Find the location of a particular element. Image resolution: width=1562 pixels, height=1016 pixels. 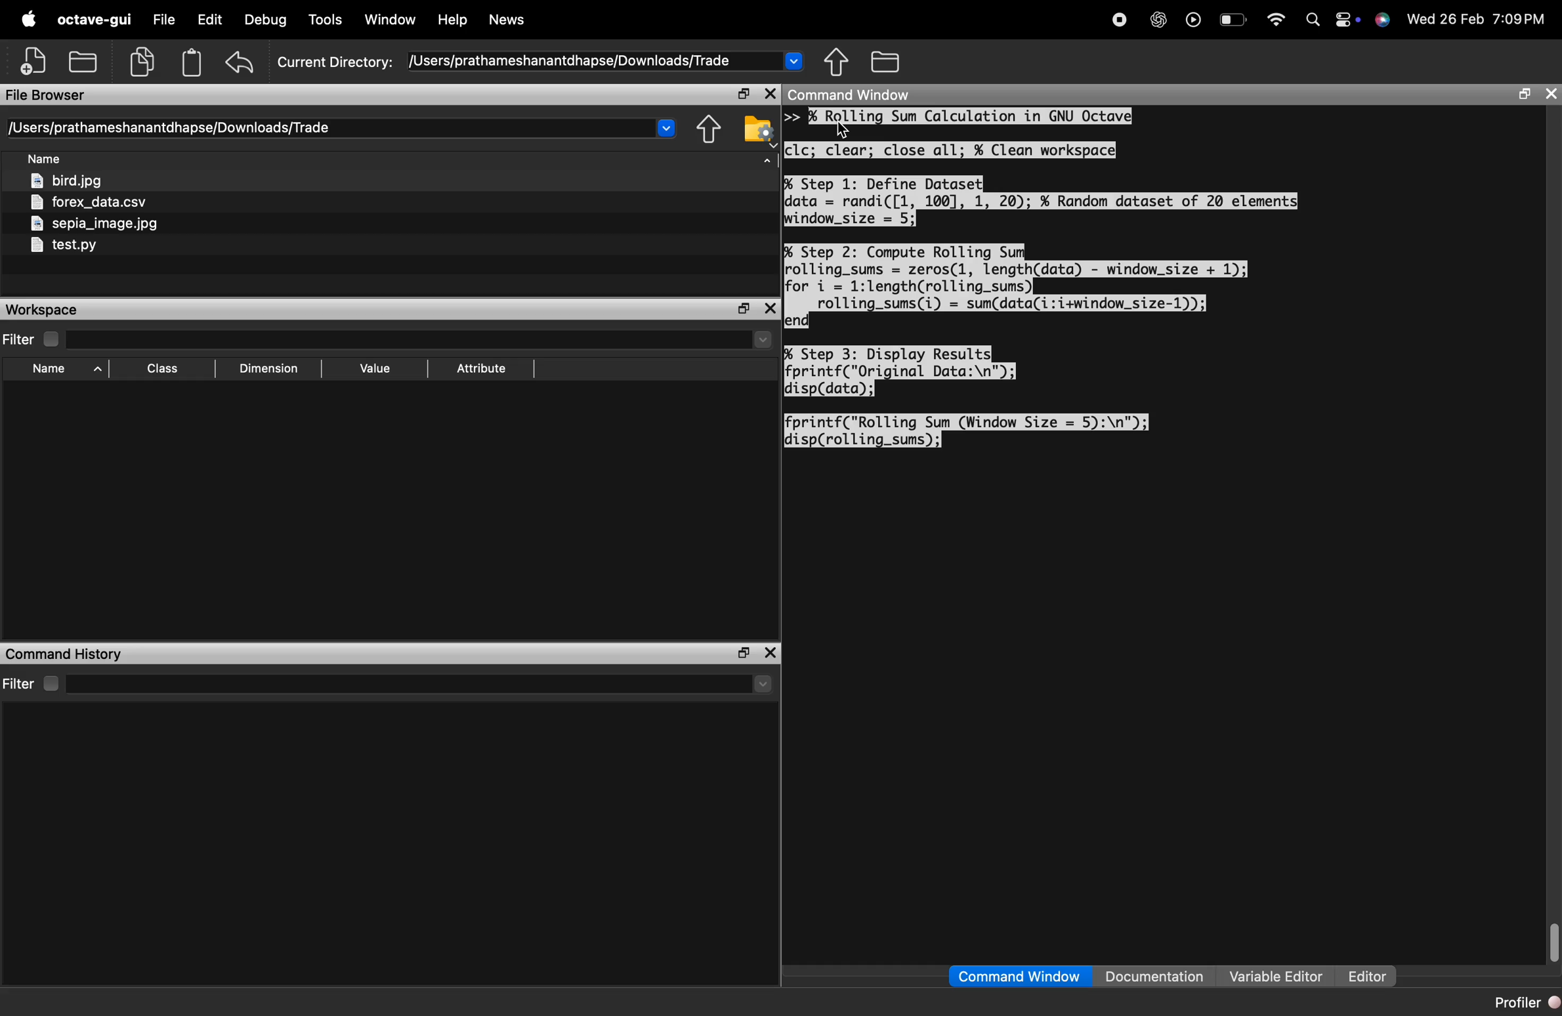

sort by attribute is located at coordinates (484, 368).